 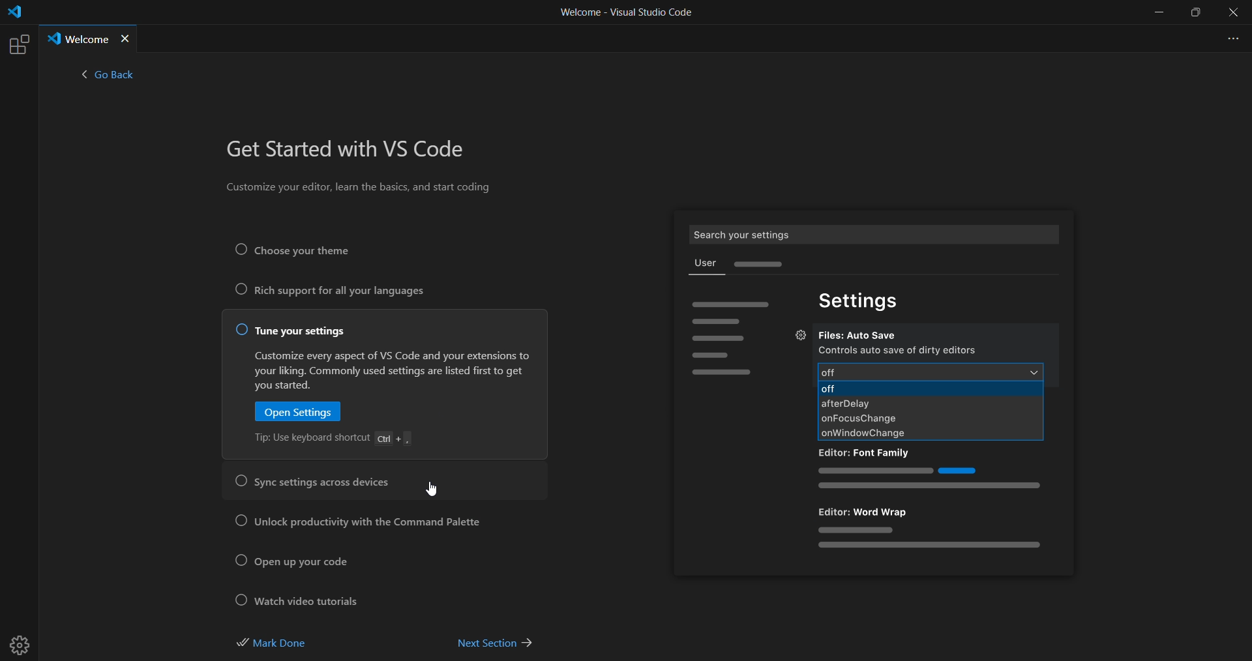 What do you see at coordinates (797, 335) in the screenshot?
I see `settings` at bounding box center [797, 335].